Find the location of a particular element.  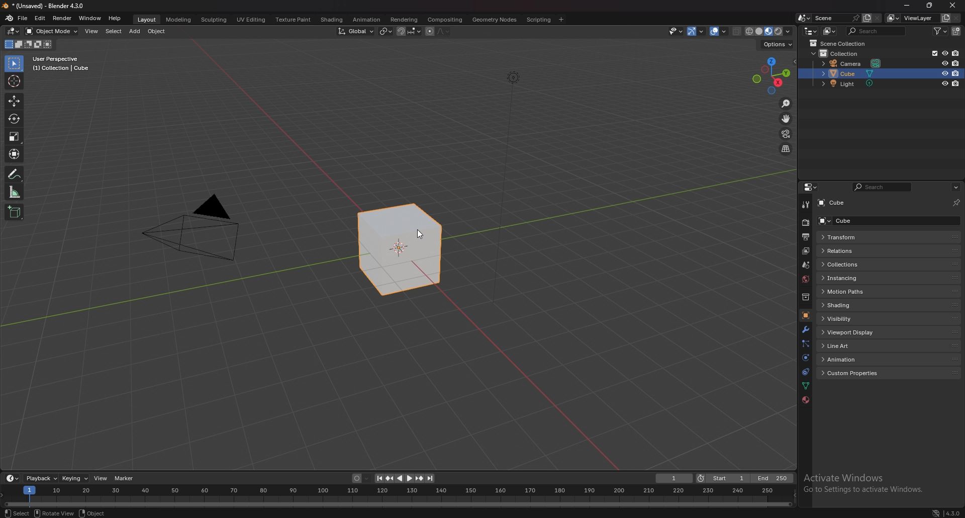

options is located at coordinates (956, 187).